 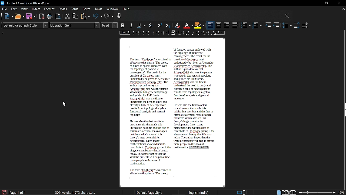 I want to click on VOice input, so click(x=200, y=17).